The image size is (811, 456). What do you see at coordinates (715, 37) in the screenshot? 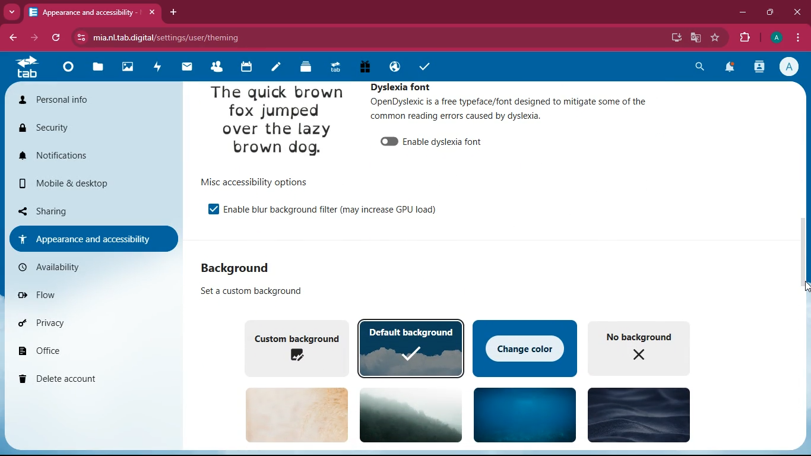
I see `favourite` at bounding box center [715, 37].